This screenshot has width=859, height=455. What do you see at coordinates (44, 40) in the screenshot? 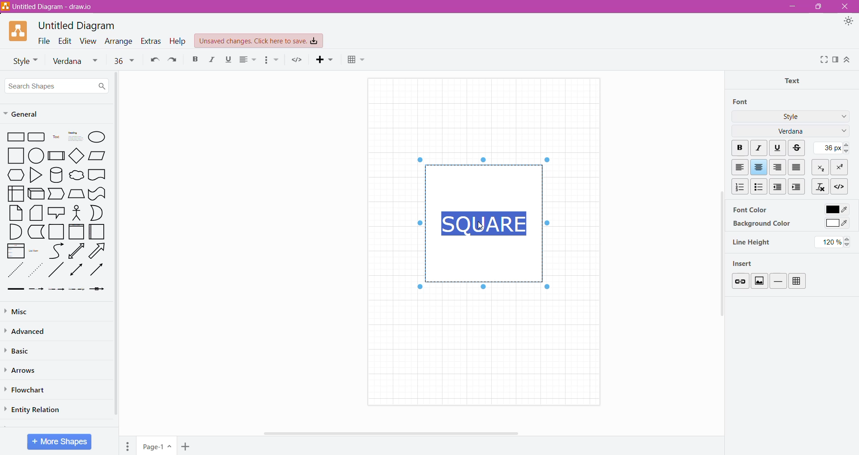
I see `File` at bounding box center [44, 40].